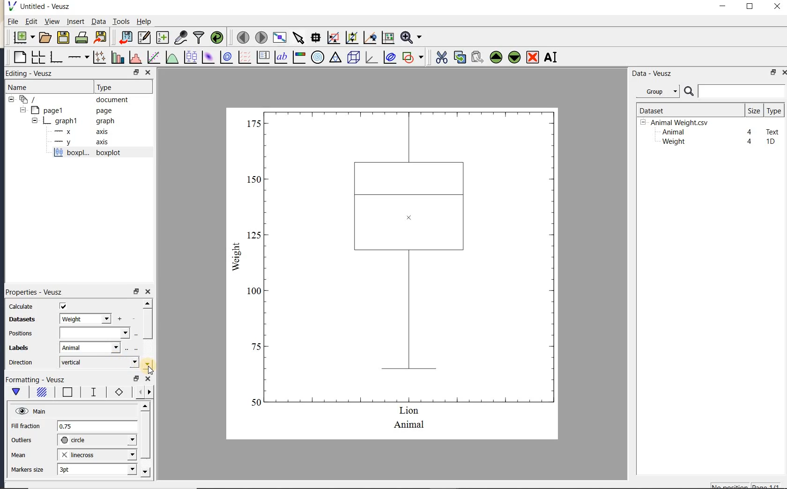 The height and width of the screenshot is (489, 787). Describe the element at coordinates (281, 58) in the screenshot. I see `text label` at that location.